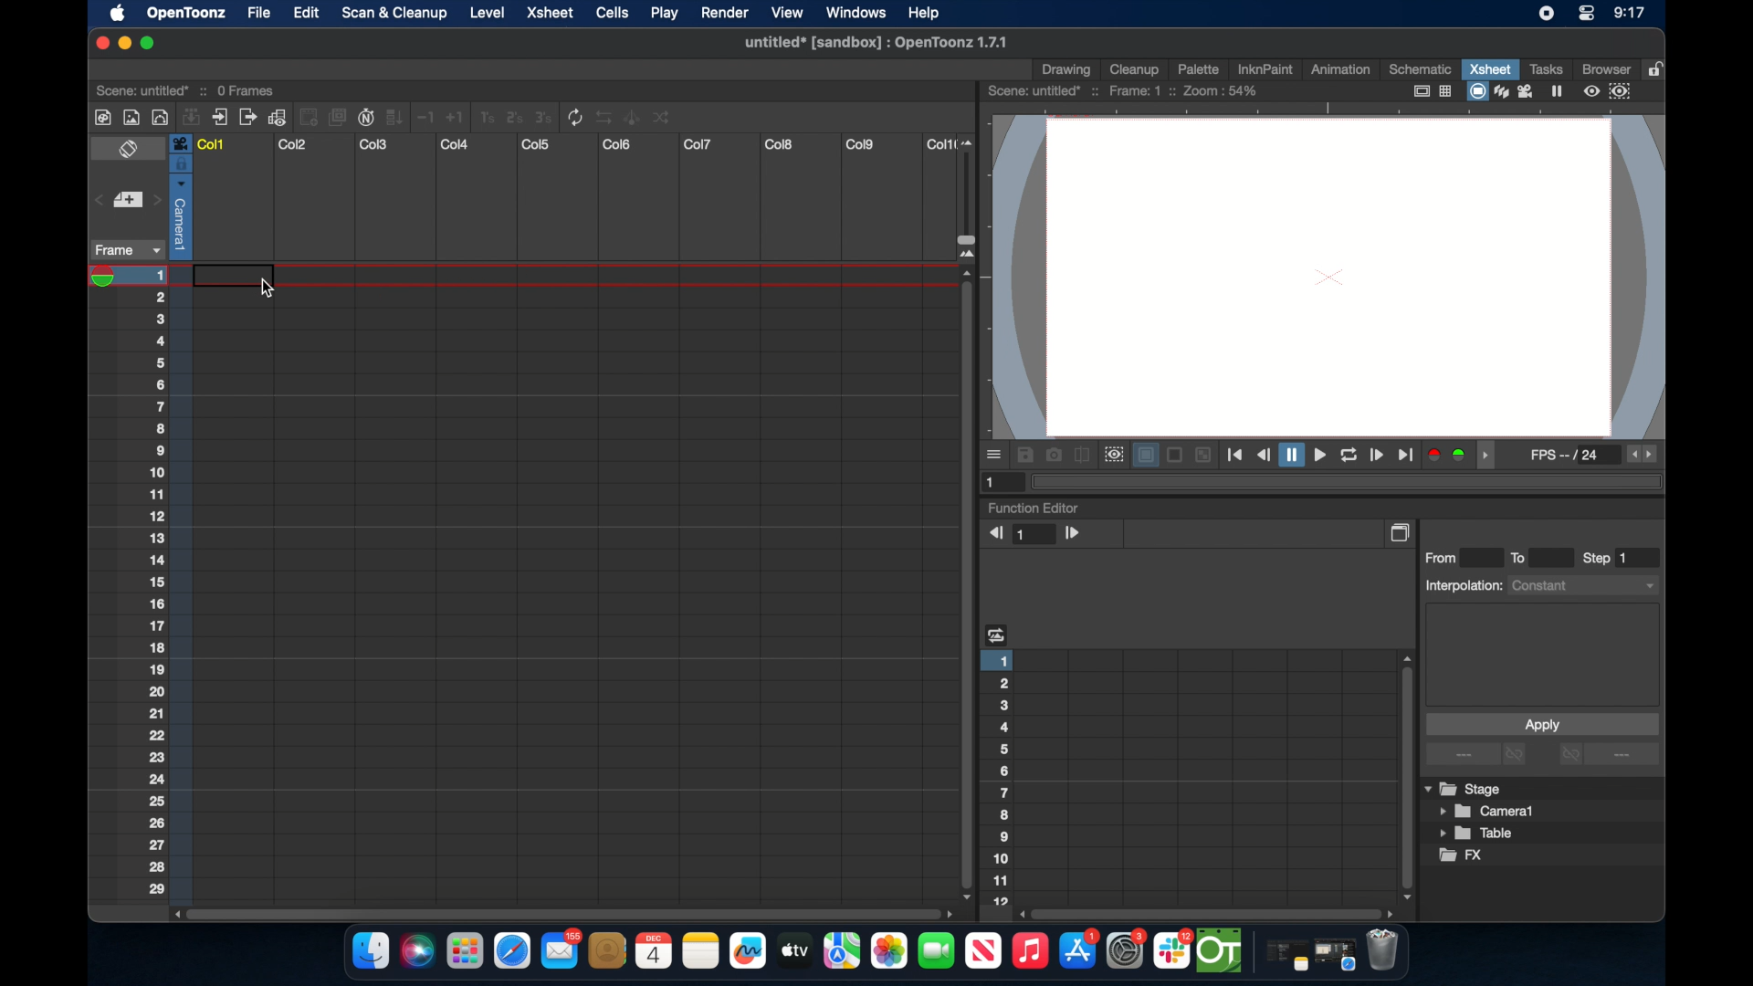 The image size is (1753, 986). I want to click on more tools, so click(384, 116).